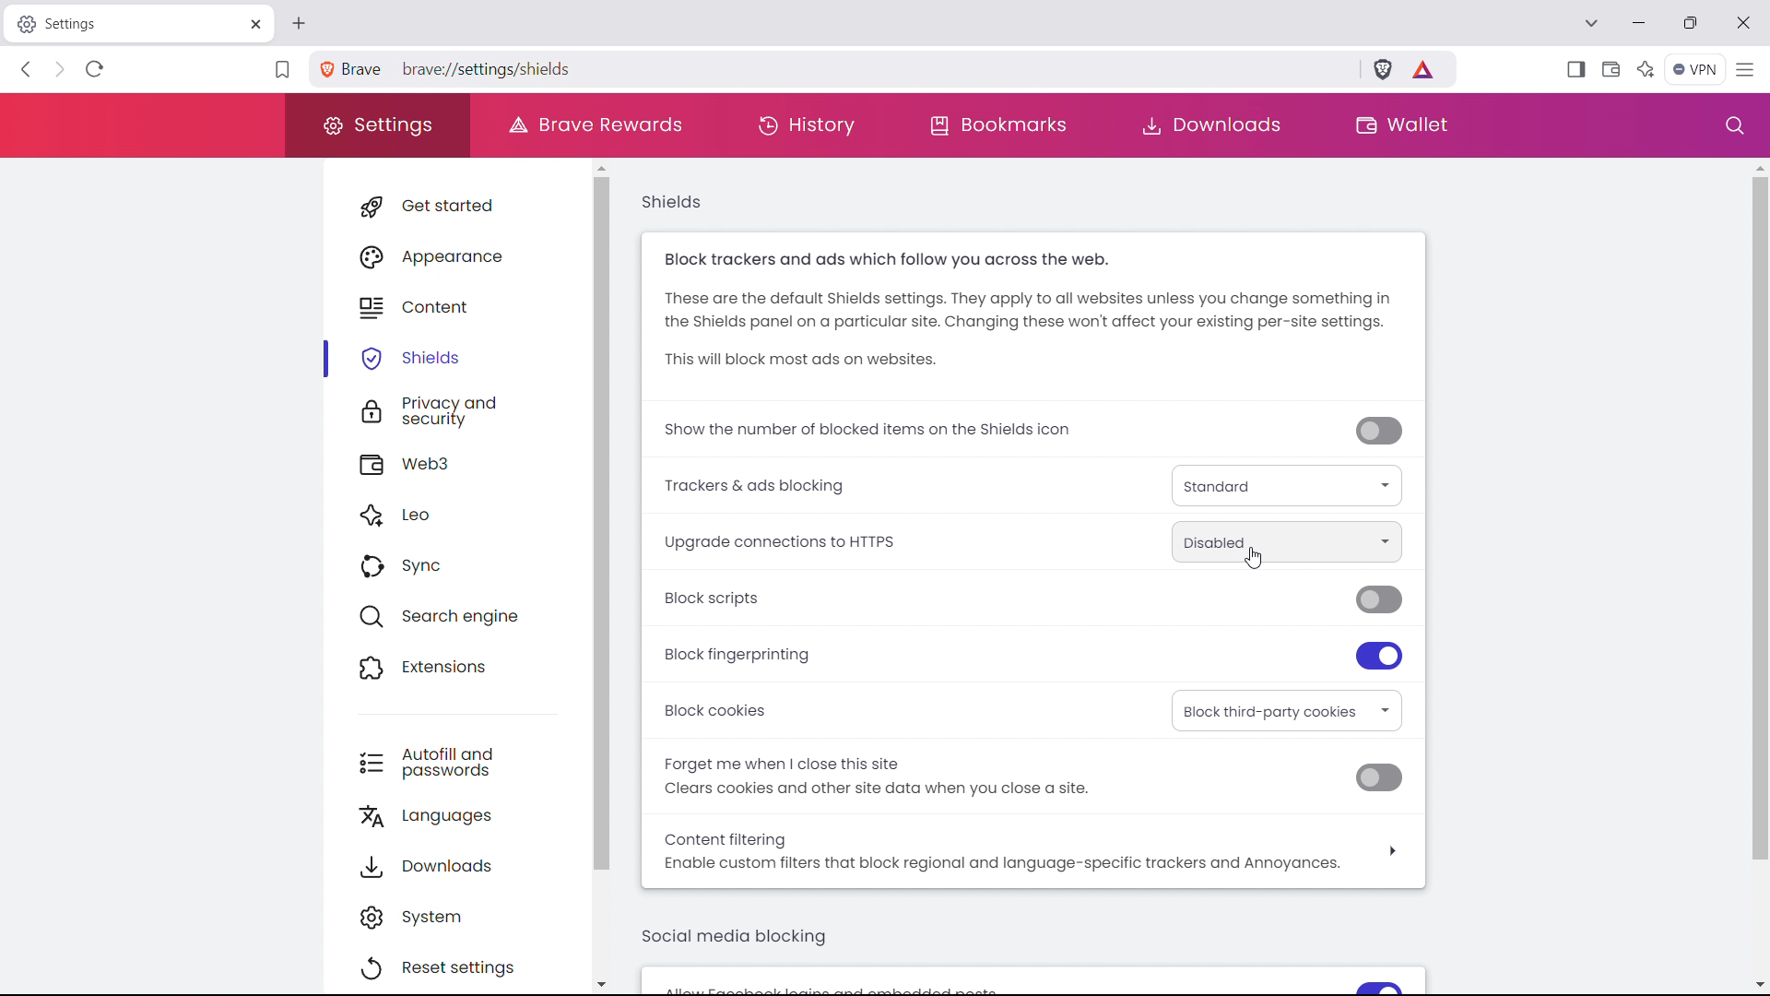 The image size is (1770, 996). Describe the element at coordinates (1385, 599) in the screenshot. I see `toggle off` at that location.